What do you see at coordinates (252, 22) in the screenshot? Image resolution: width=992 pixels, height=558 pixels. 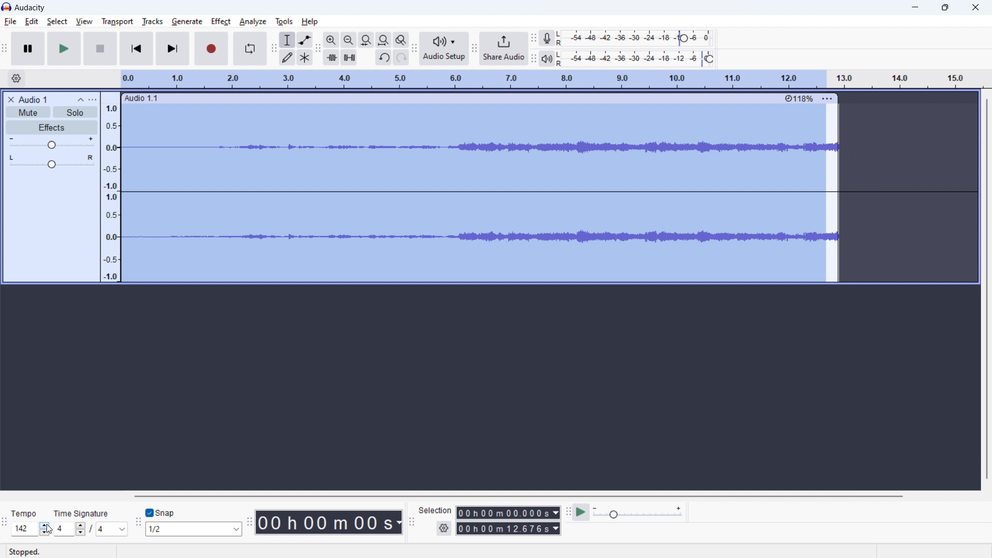 I see `analyze` at bounding box center [252, 22].